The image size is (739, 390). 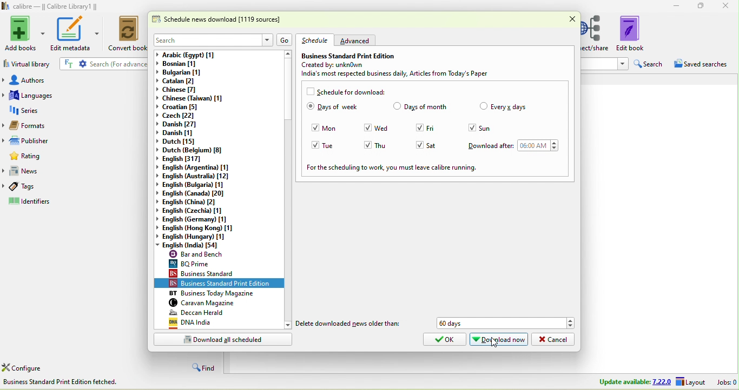 I want to click on Checkbox, so click(x=368, y=144).